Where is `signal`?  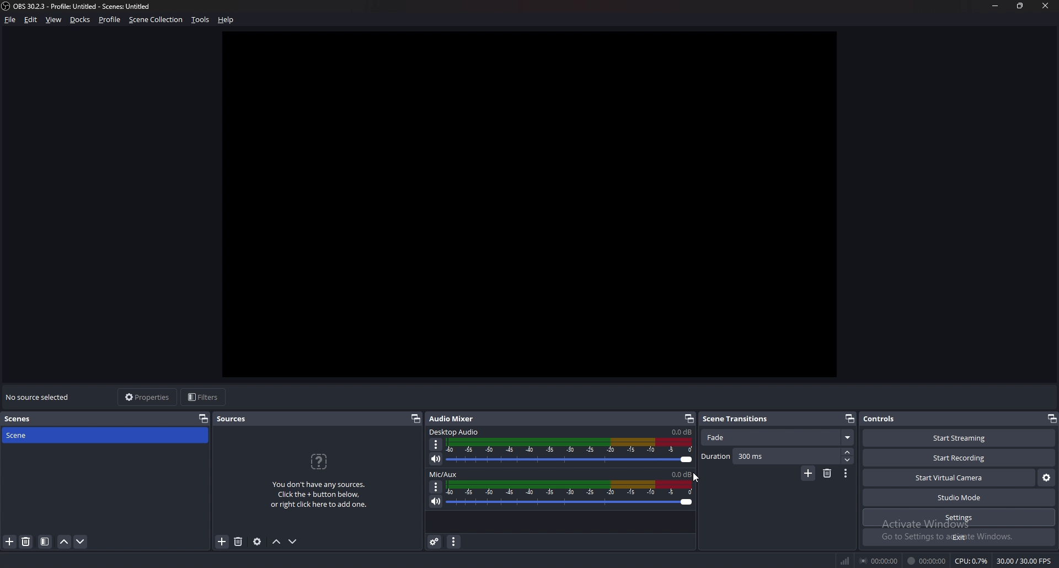 signal is located at coordinates (843, 559).